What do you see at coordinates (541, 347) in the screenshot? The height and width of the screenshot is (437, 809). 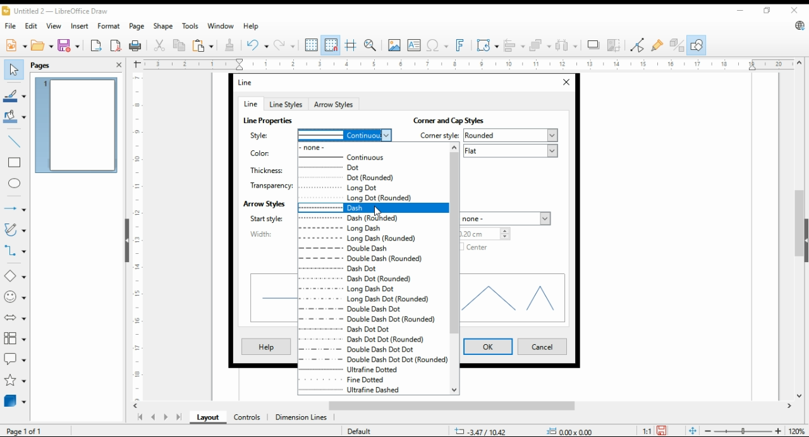 I see `cancel` at bounding box center [541, 347].